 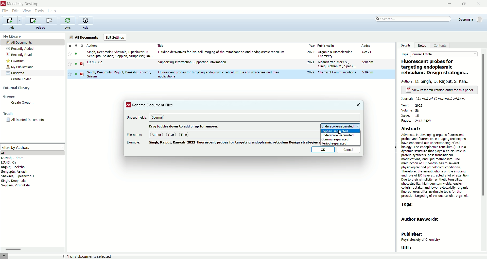 I want to click on import, so click(x=12, y=20).